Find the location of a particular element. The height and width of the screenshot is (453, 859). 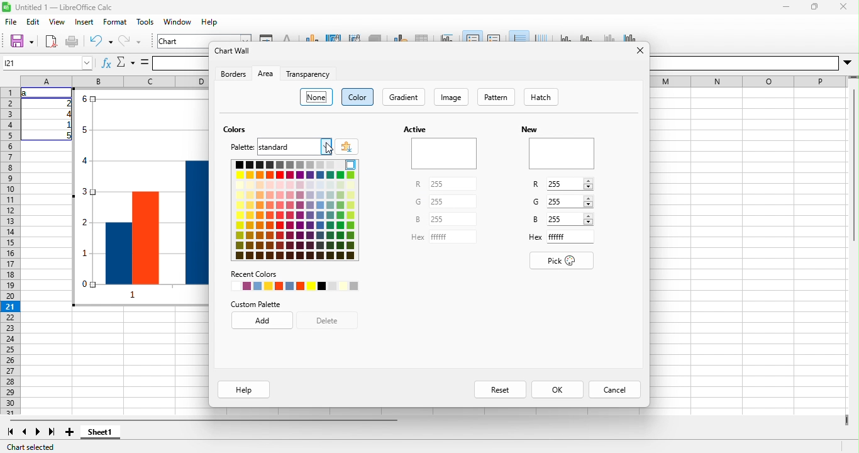

cursor movement is located at coordinates (330, 148).